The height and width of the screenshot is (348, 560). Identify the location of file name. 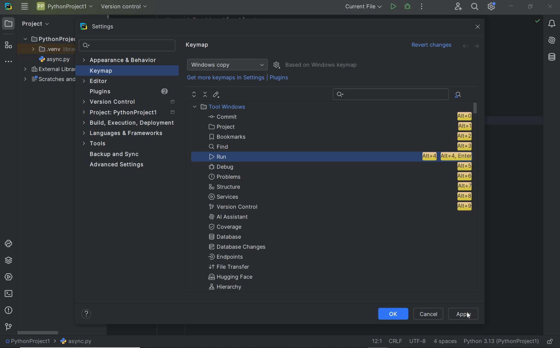
(76, 342).